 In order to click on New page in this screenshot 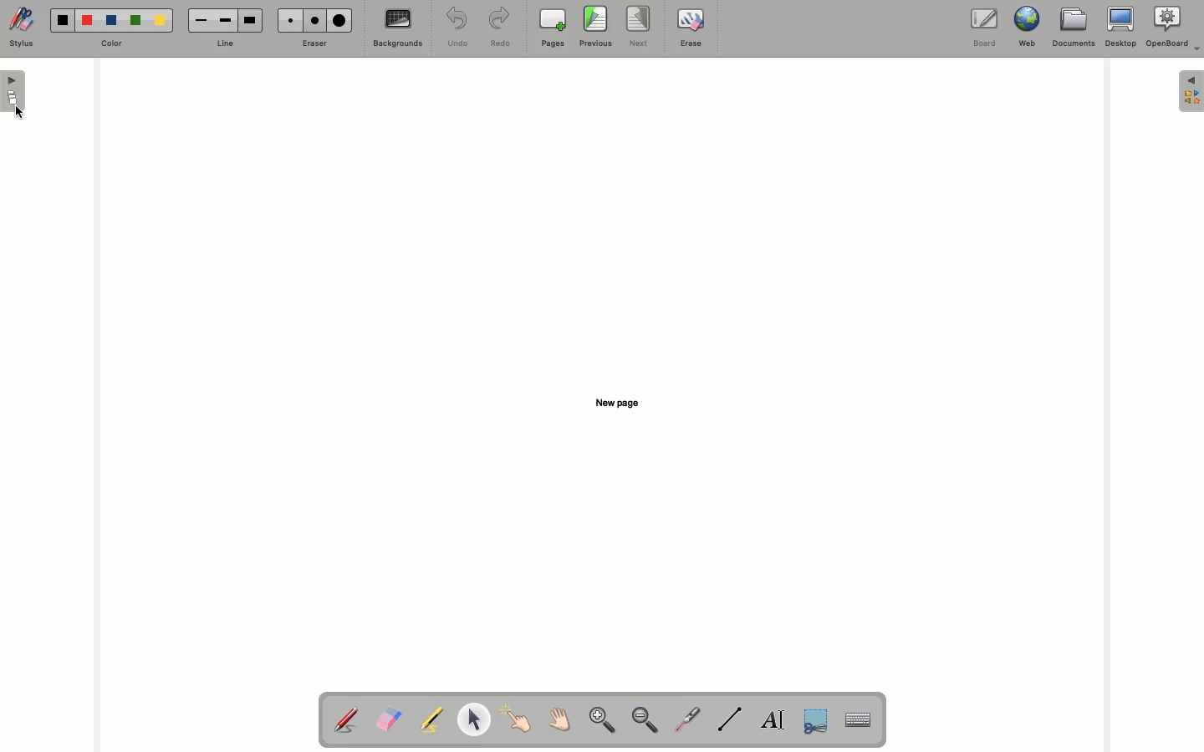, I will do `click(618, 403)`.